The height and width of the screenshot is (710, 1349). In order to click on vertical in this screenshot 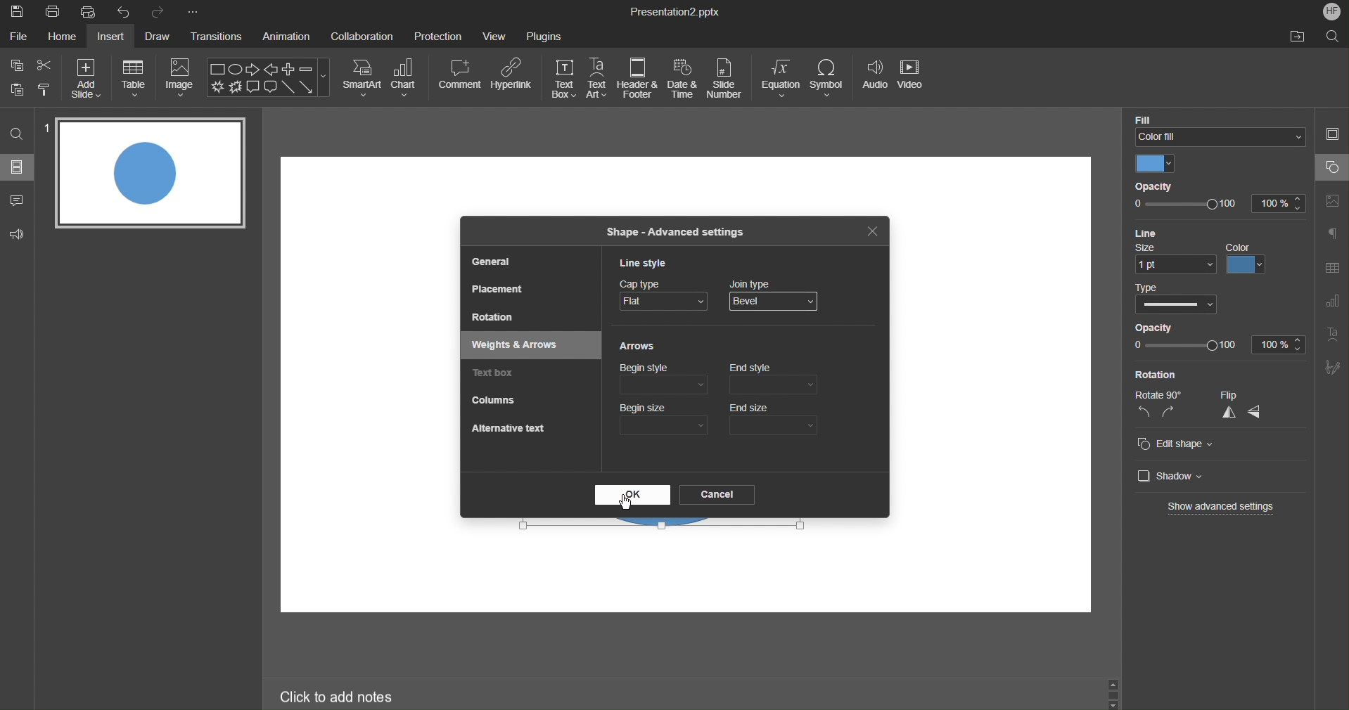, I will do `click(1227, 414)`.